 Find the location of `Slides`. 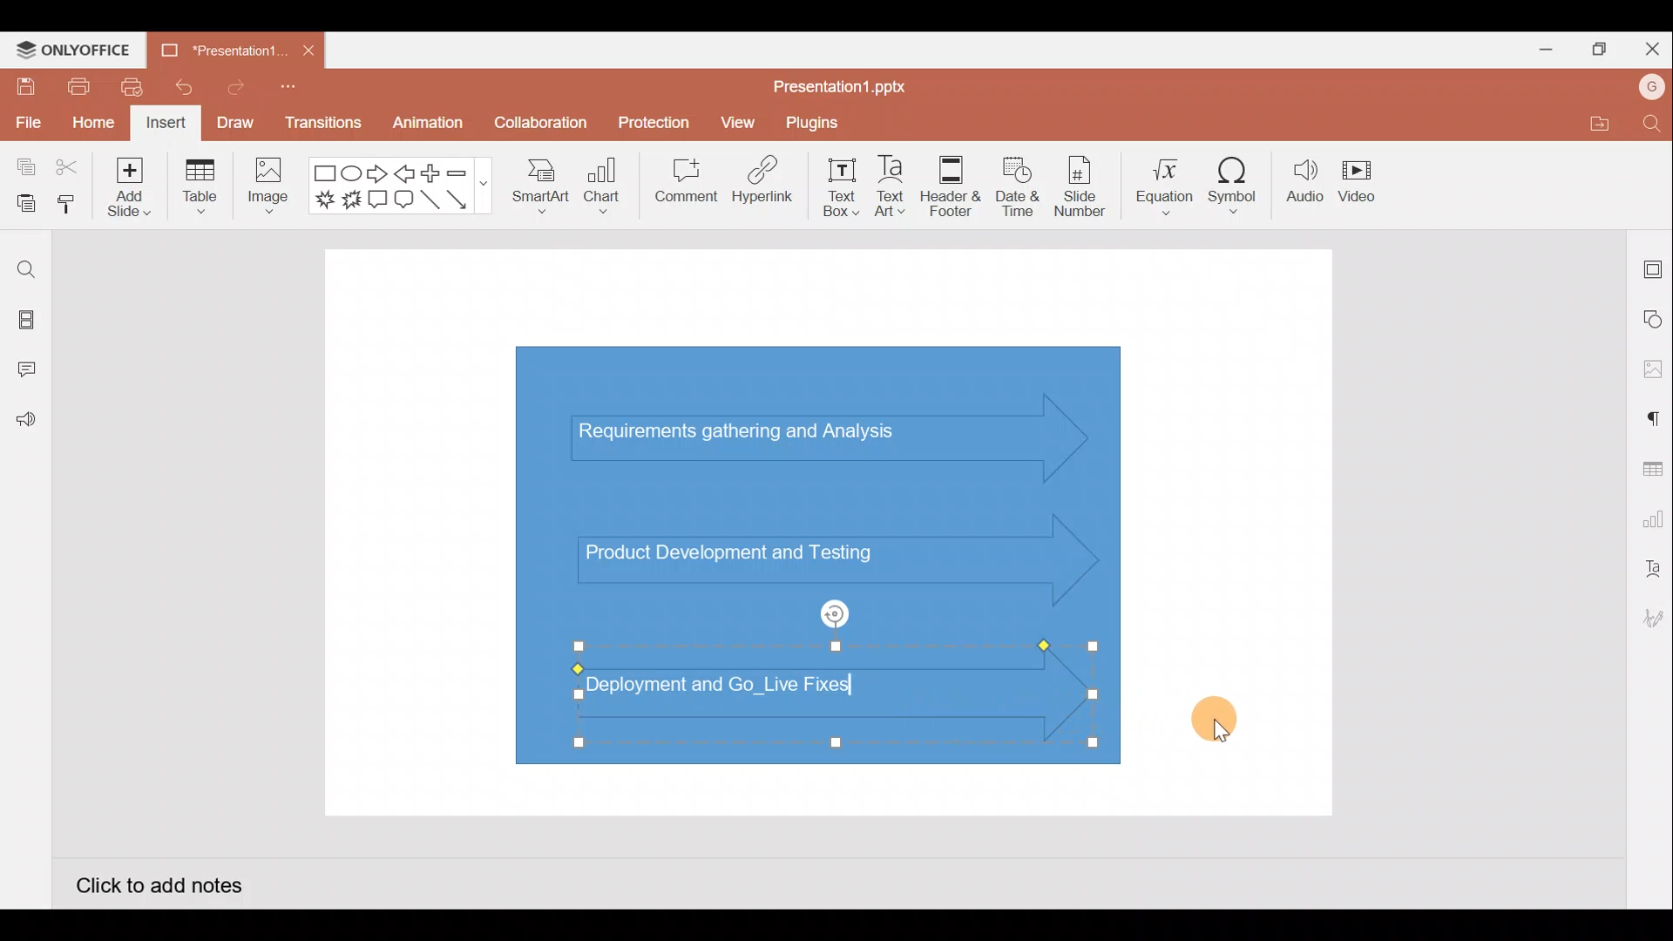

Slides is located at coordinates (24, 322).